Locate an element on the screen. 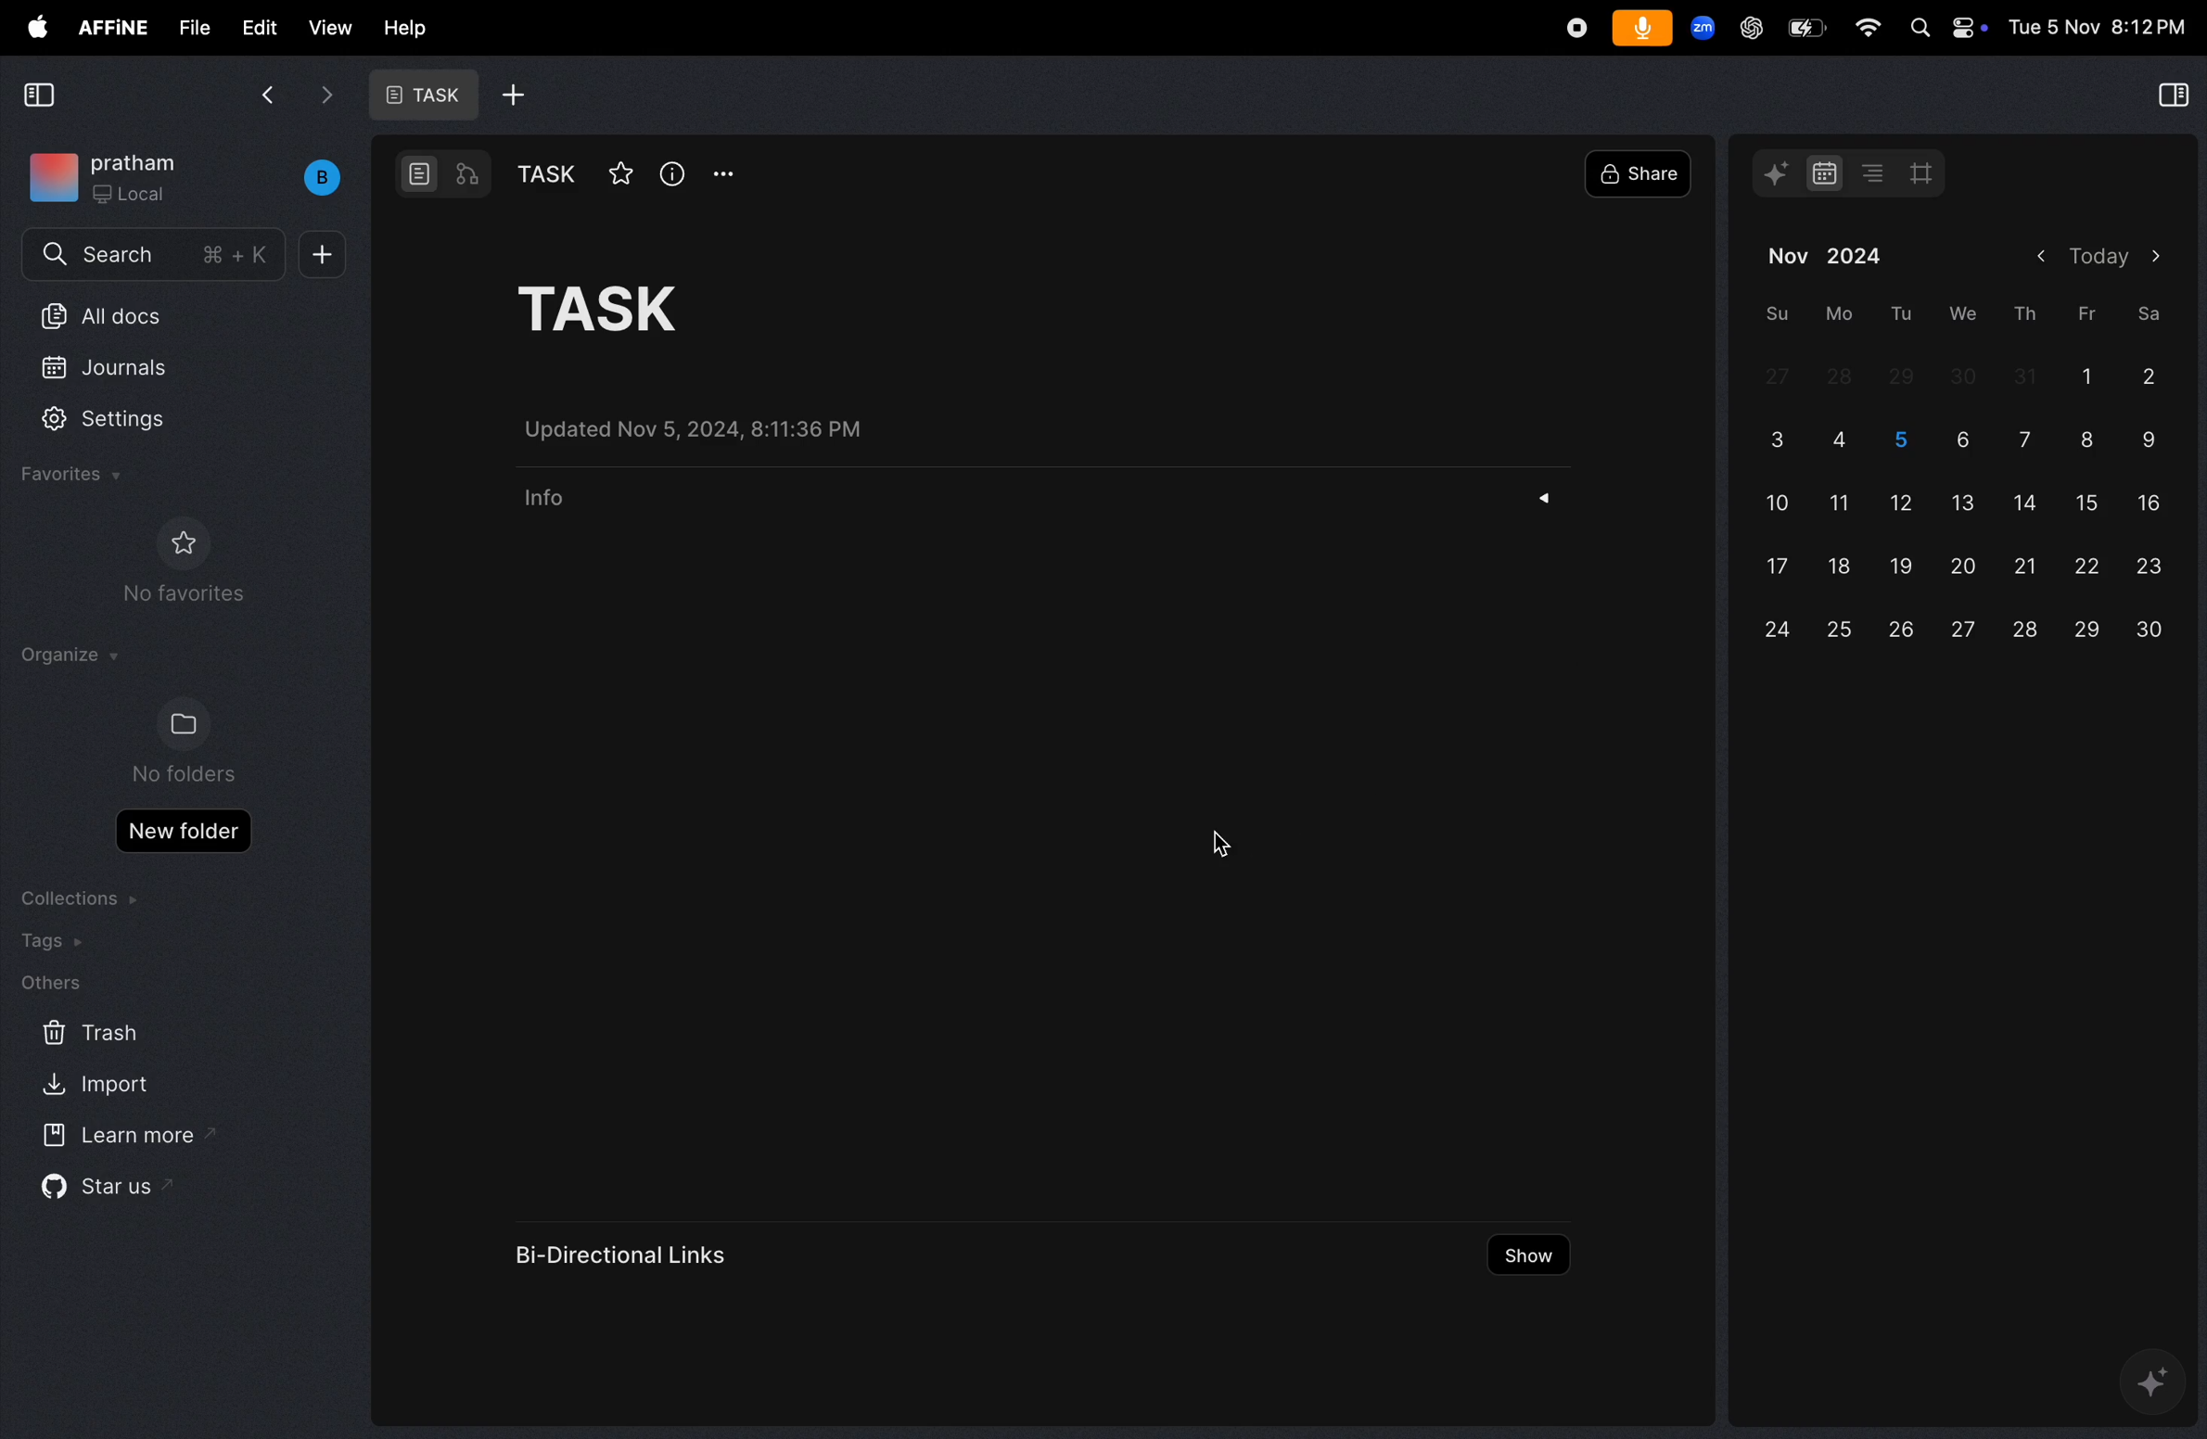 The width and height of the screenshot is (2207, 1439). no folders is located at coordinates (178, 743).